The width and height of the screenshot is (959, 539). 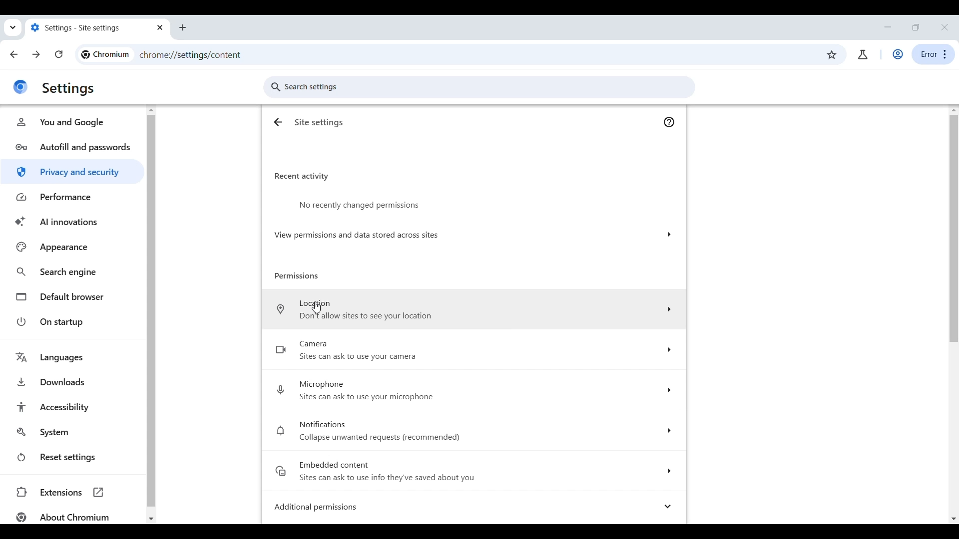 I want to click on chrome://settings/content, so click(x=190, y=55).